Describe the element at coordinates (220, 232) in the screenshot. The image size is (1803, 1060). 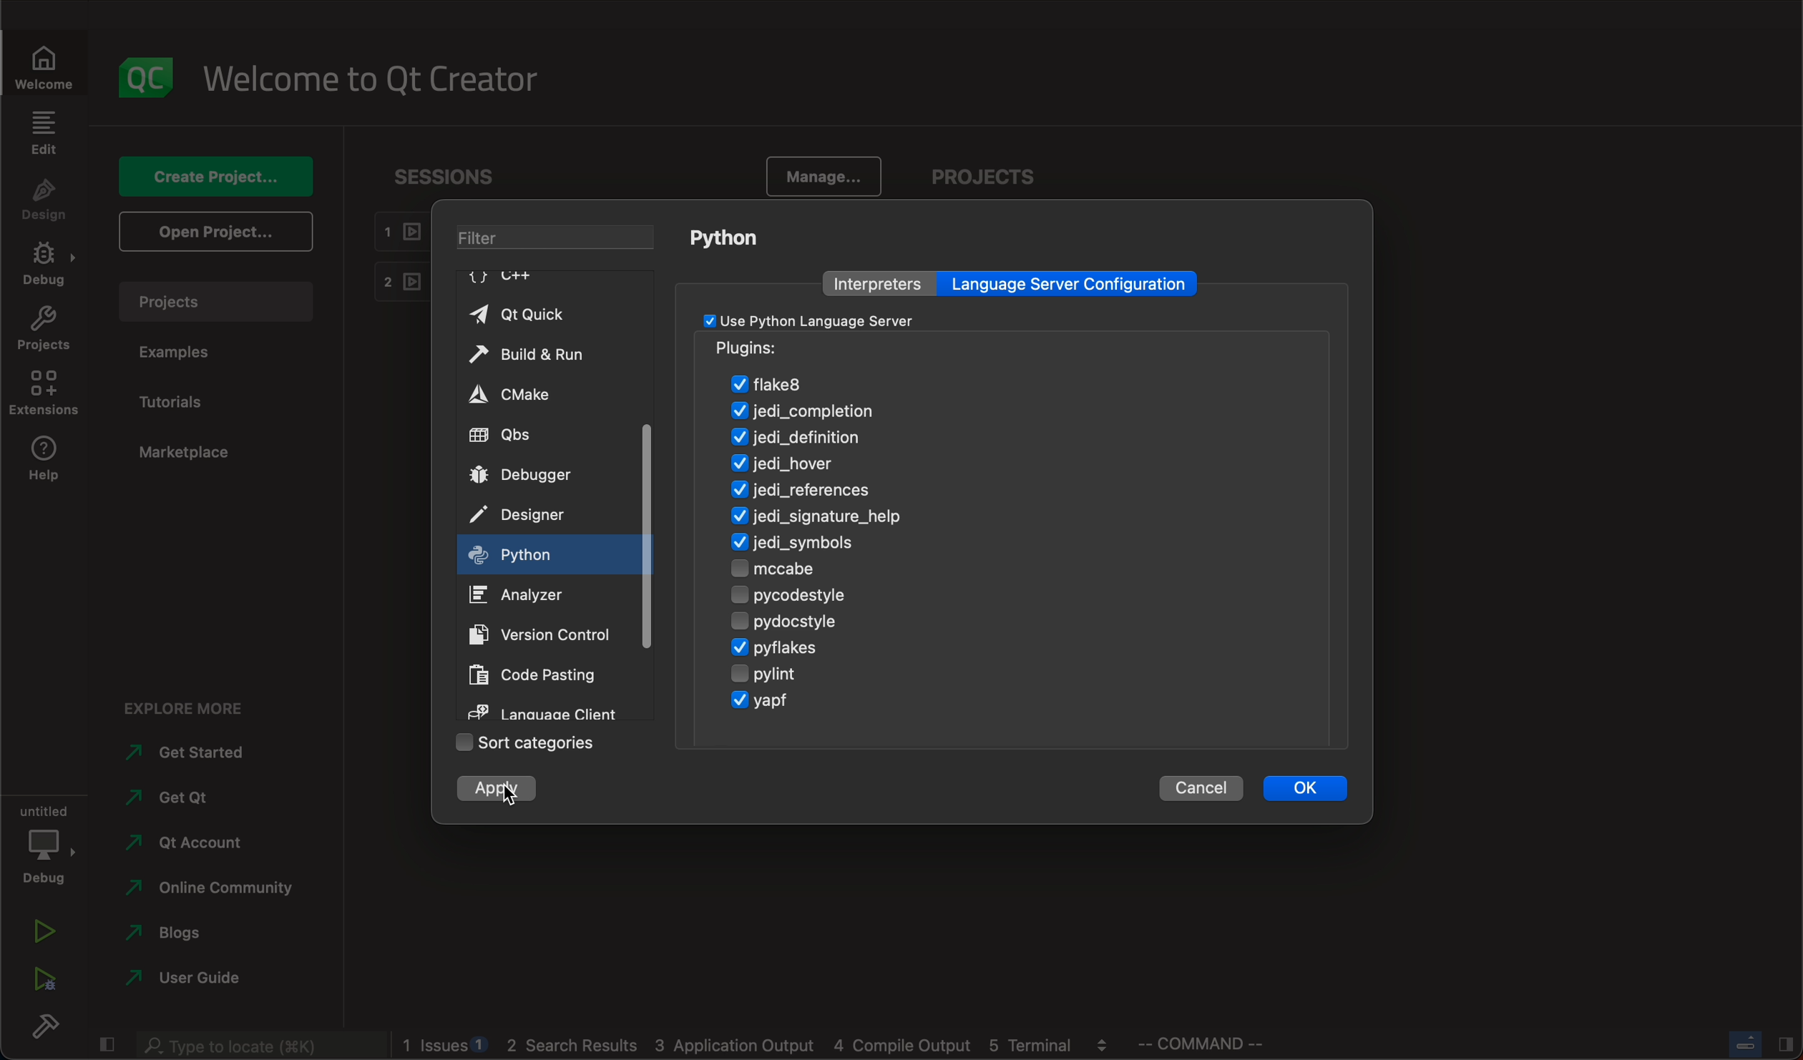
I see `open` at that location.